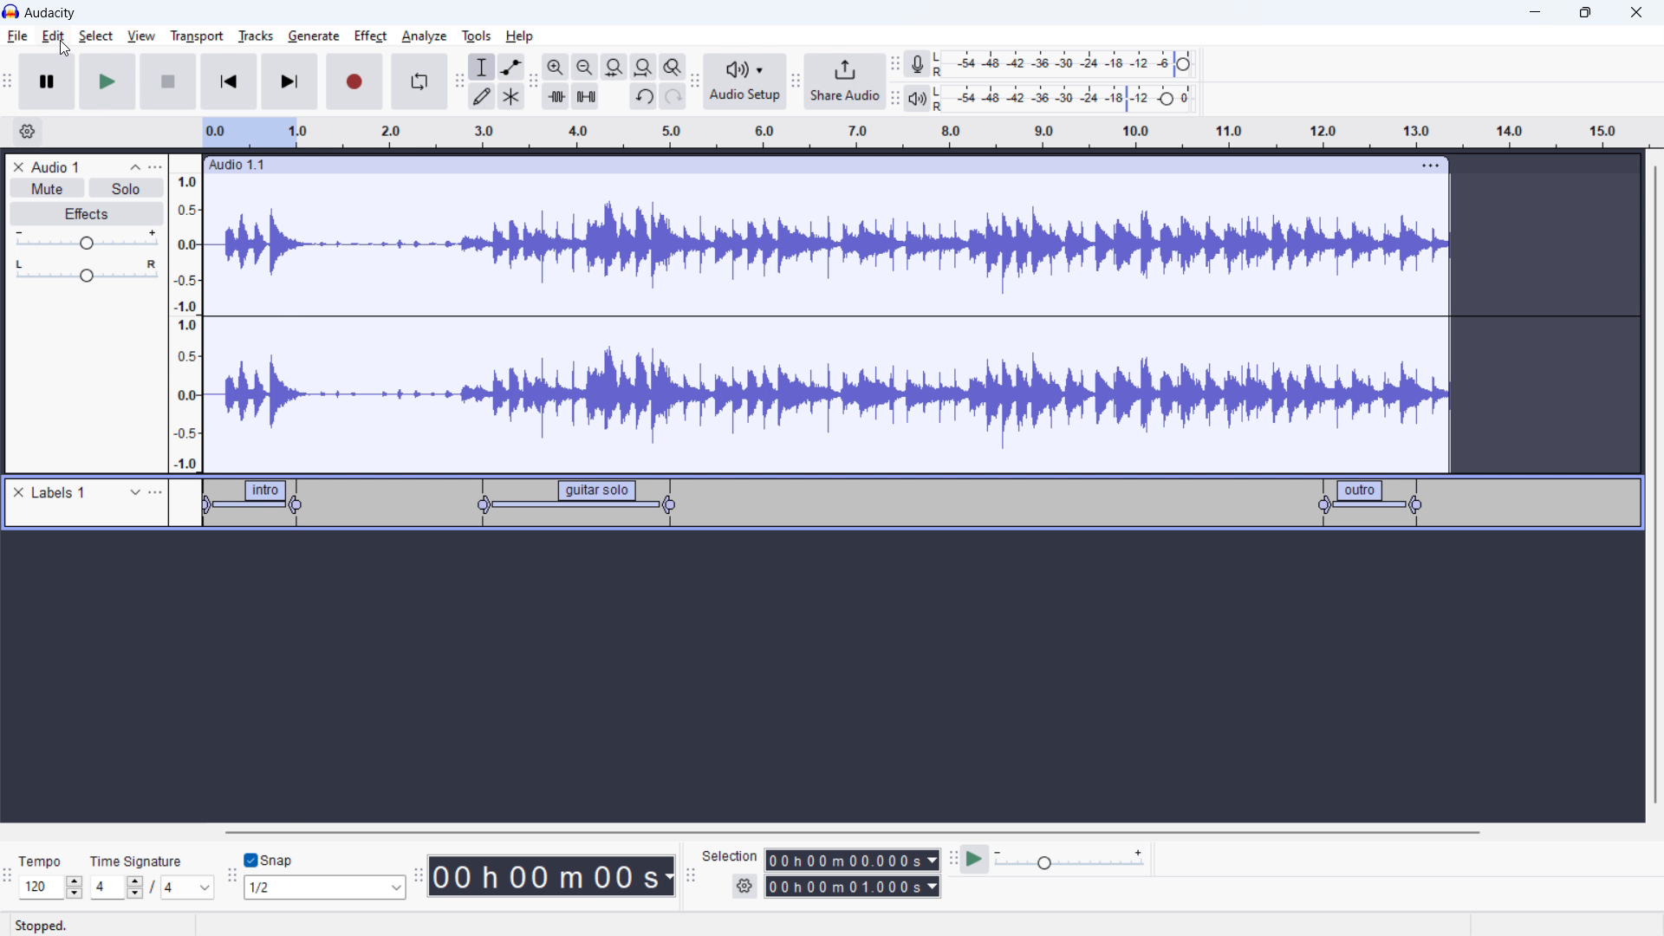 The image size is (1664, 936). What do you see at coordinates (54, 13) in the screenshot?
I see `Audacity` at bounding box center [54, 13].